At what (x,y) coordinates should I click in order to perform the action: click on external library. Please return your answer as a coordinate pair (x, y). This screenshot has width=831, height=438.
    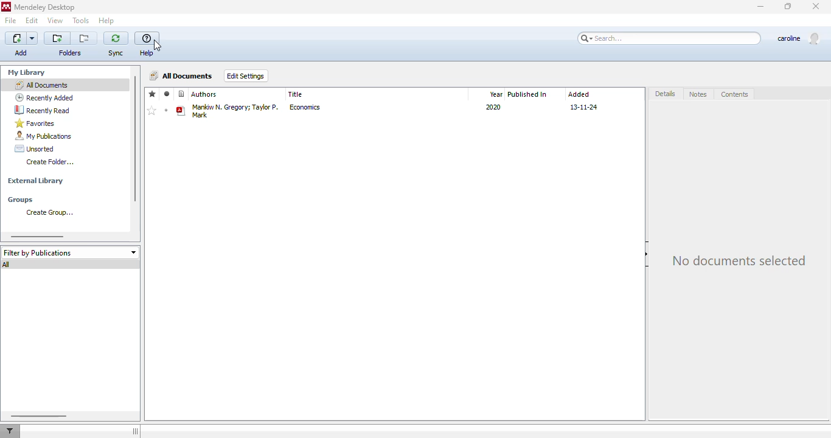
    Looking at the image, I should click on (36, 181).